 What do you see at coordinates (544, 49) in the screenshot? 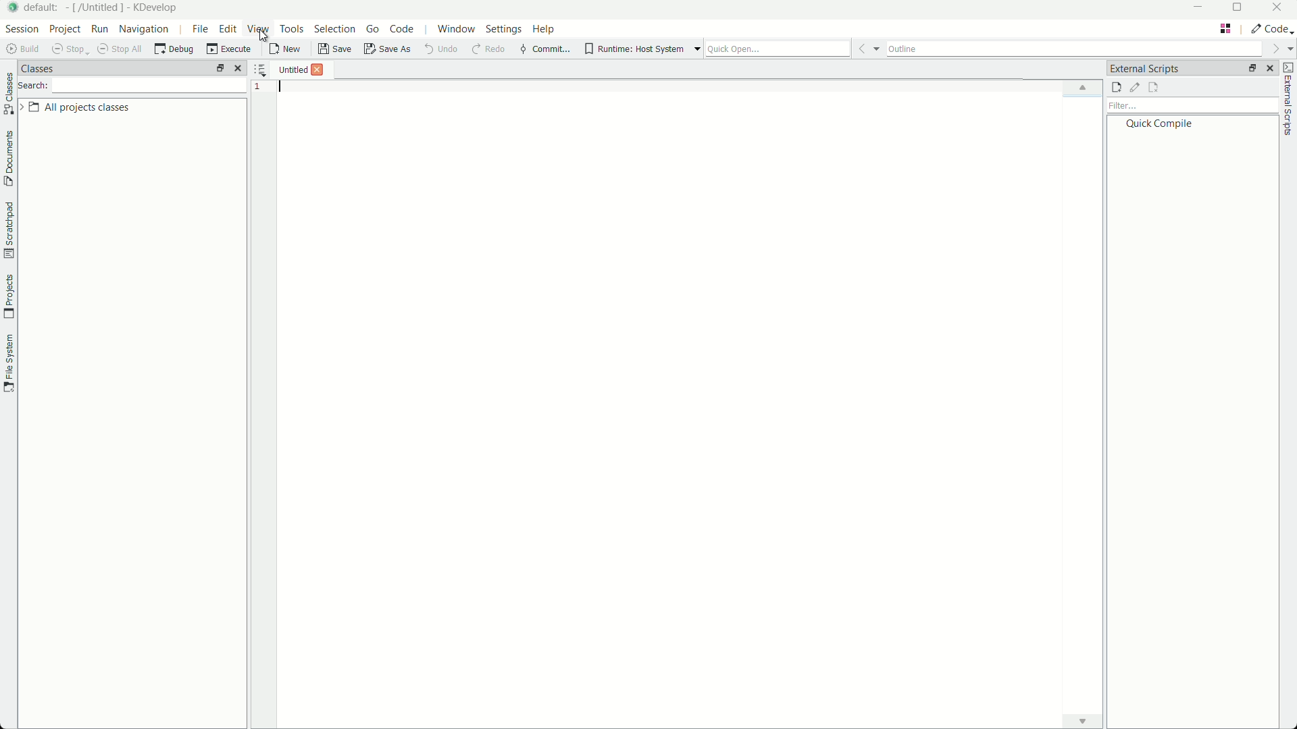
I see `commit` at bounding box center [544, 49].